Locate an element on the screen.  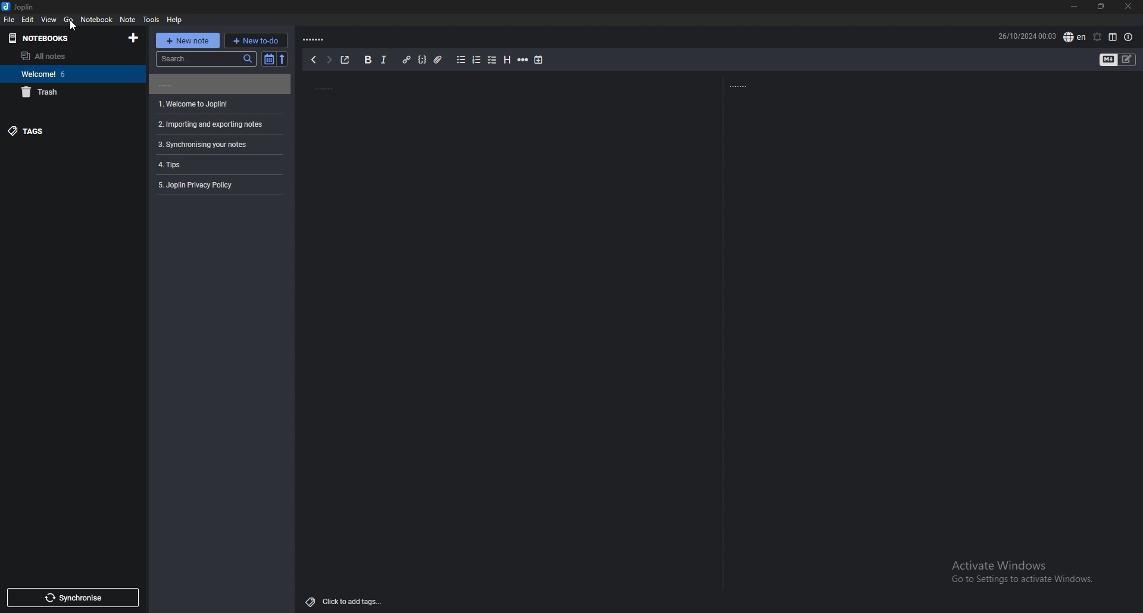
toggle external editing is located at coordinates (345, 60).